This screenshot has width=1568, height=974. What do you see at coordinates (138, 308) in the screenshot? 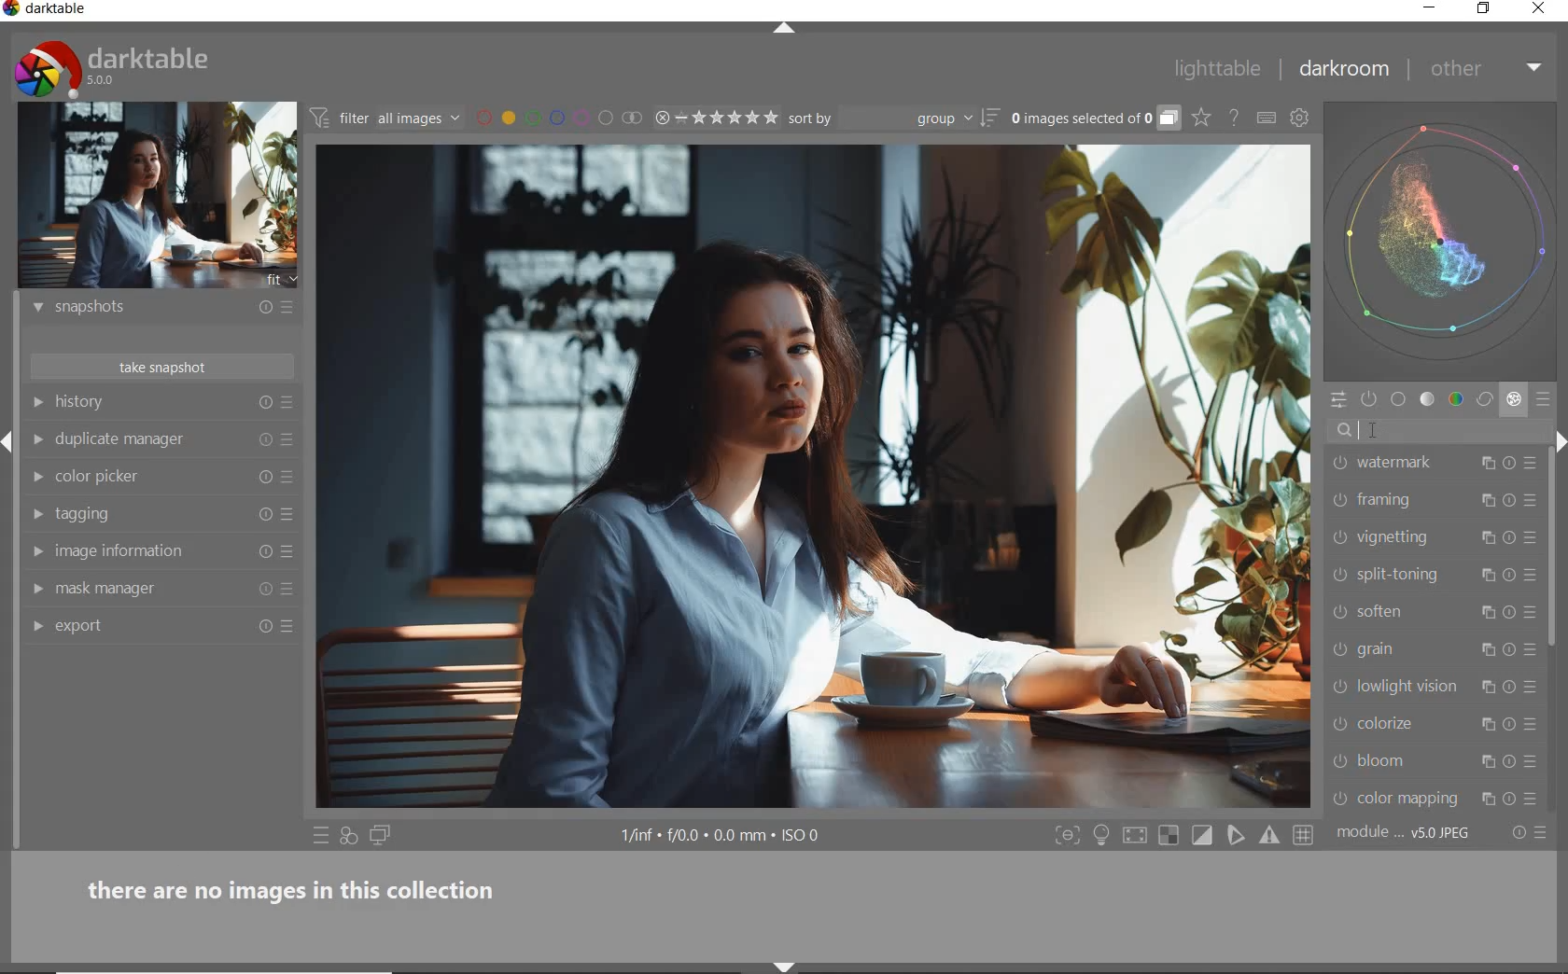
I see `snapshots` at bounding box center [138, 308].